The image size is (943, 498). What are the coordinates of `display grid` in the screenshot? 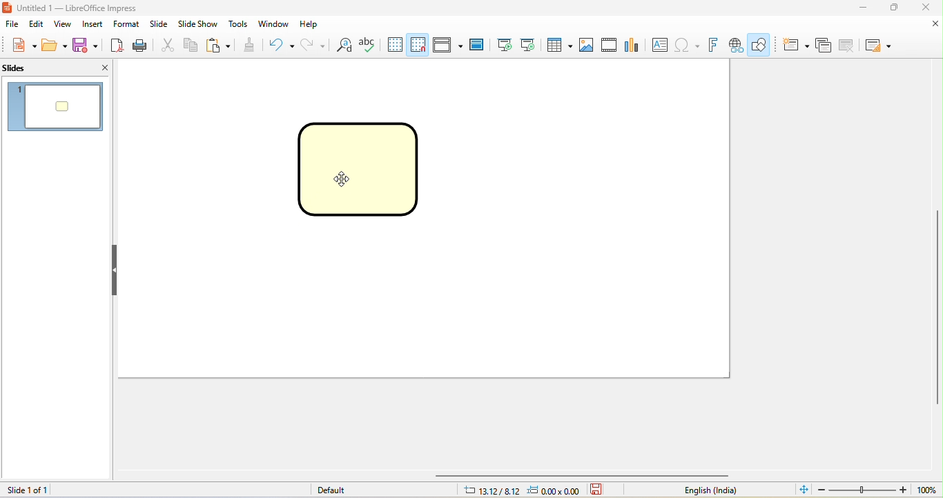 It's located at (395, 43).